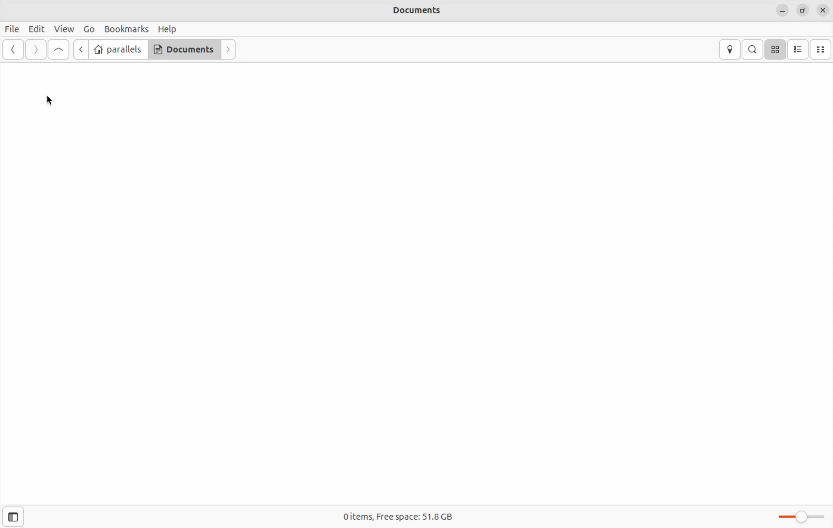  I want to click on open sidebar, so click(18, 515).